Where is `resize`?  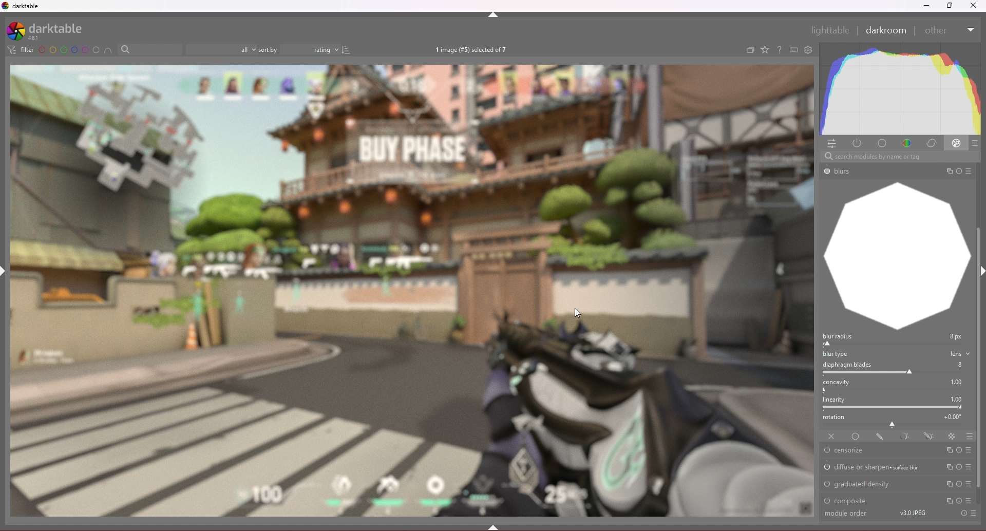
resize is located at coordinates (949, 6).